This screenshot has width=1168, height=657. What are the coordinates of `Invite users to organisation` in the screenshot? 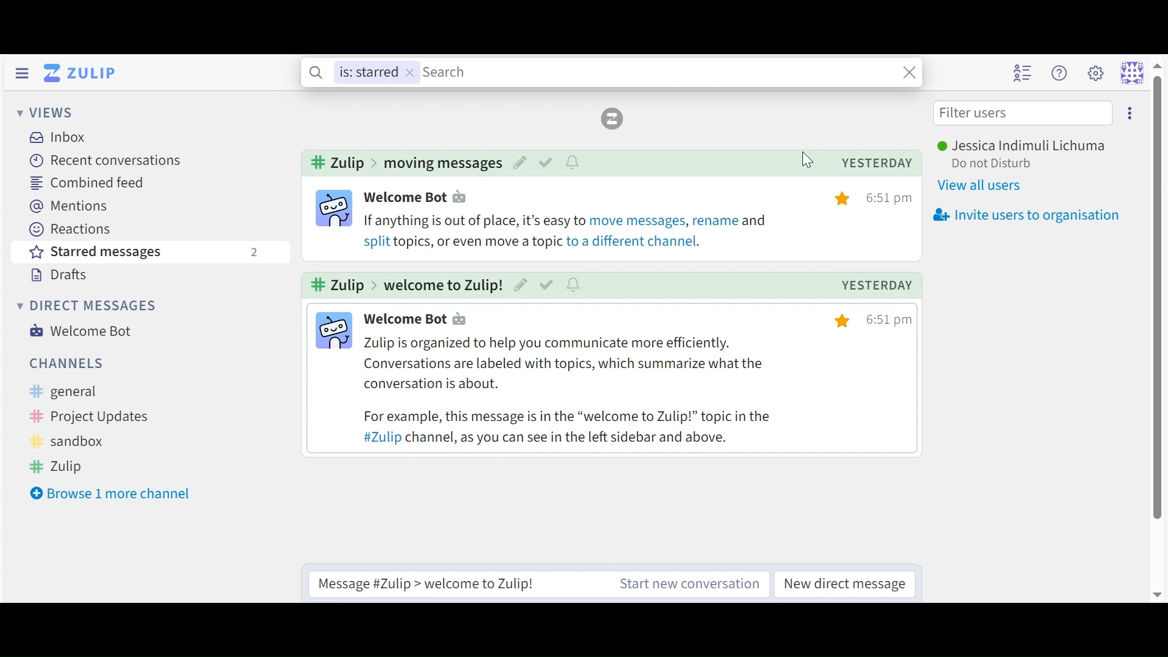 It's located at (1027, 216).